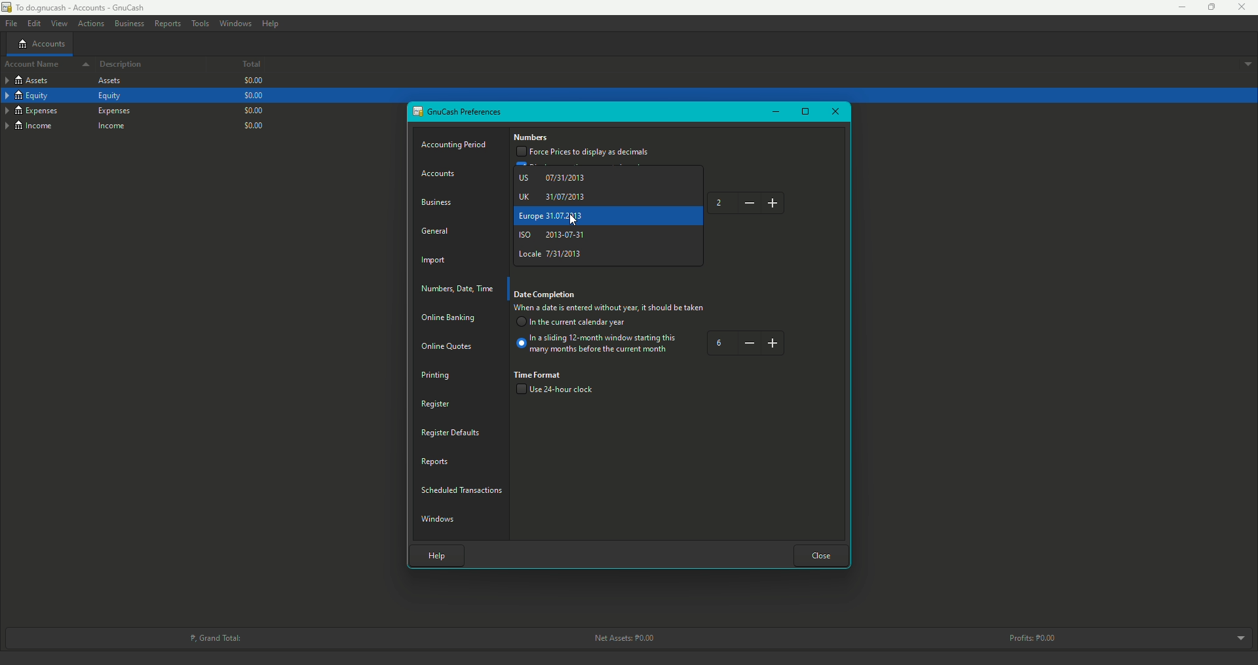 Image resolution: width=1258 pixels, height=665 pixels. Describe the element at coordinates (1206, 7) in the screenshot. I see `Restore` at that location.